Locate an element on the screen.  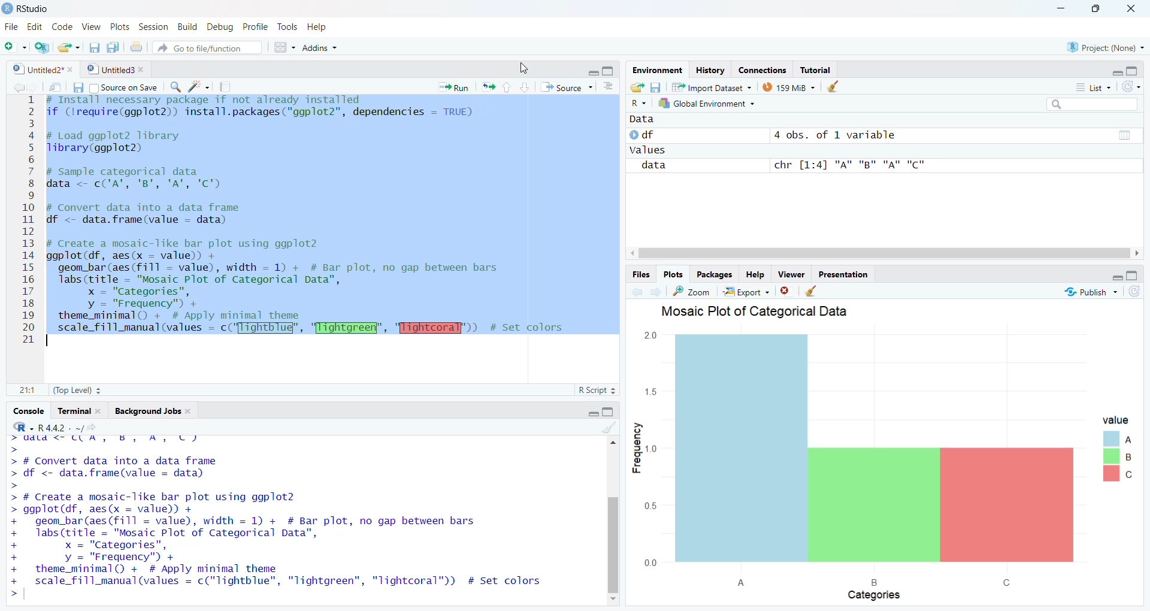
Open folder is located at coordinates (68, 47).